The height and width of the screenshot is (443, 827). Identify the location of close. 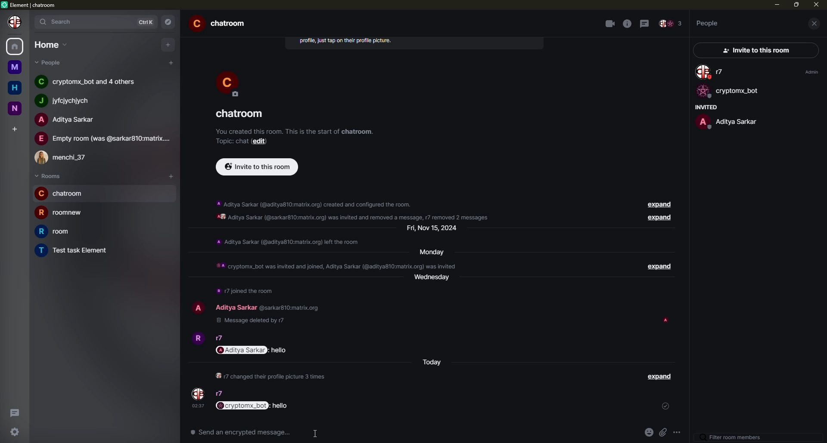
(817, 24).